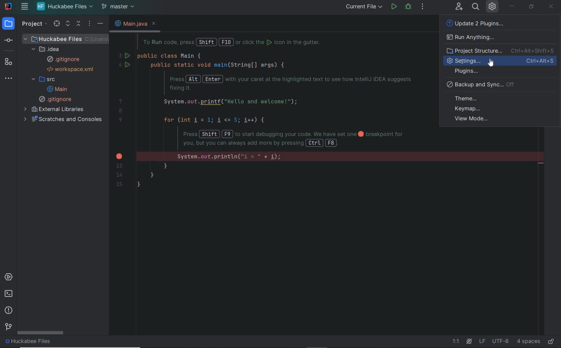  Describe the element at coordinates (9, 24) in the screenshot. I see `project` at that location.